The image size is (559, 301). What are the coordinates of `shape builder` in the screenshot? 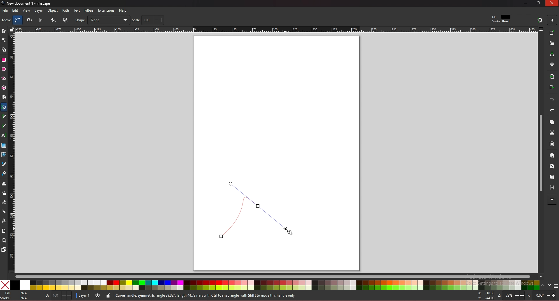 It's located at (4, 50).